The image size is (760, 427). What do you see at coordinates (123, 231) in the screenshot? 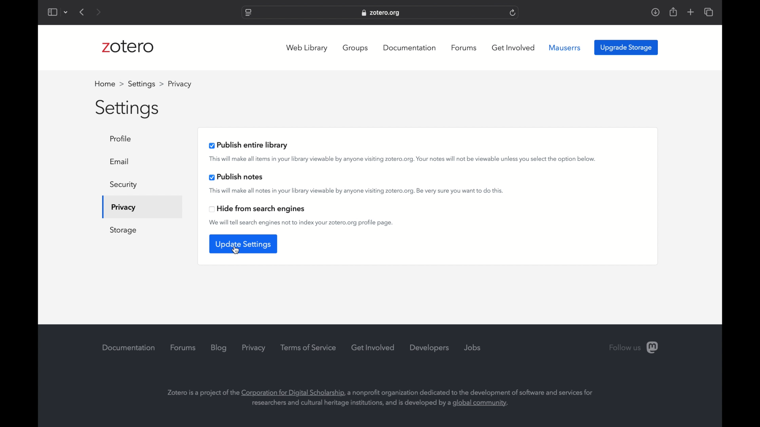
I see `storage` at bounding box center [123, 231].